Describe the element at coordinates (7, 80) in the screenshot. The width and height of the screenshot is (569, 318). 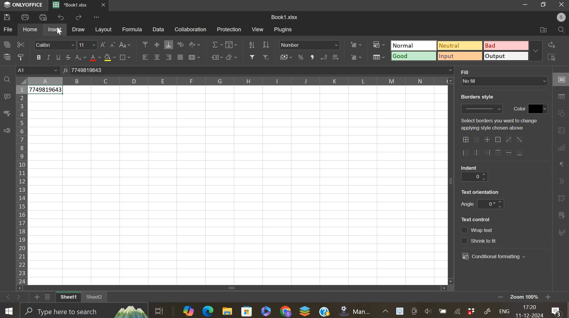
I see `find` at that location.